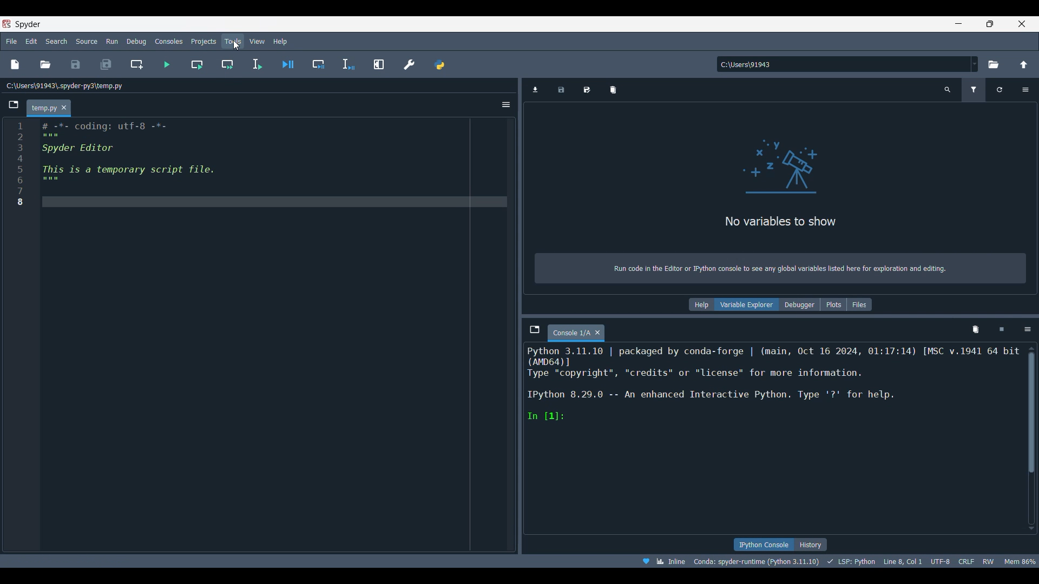 The image size is (1039, 584). I want to click on Import data, so click(536, 90).